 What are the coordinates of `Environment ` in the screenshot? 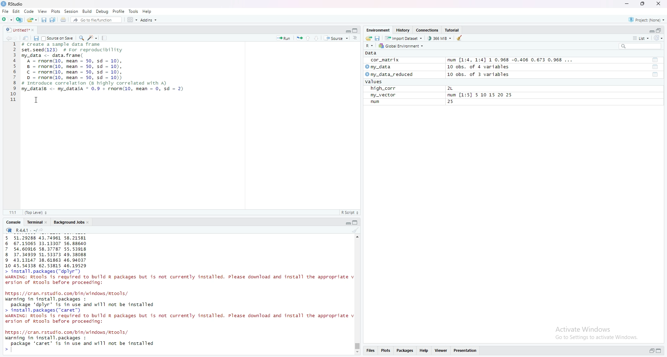 It's located at (379, 30).